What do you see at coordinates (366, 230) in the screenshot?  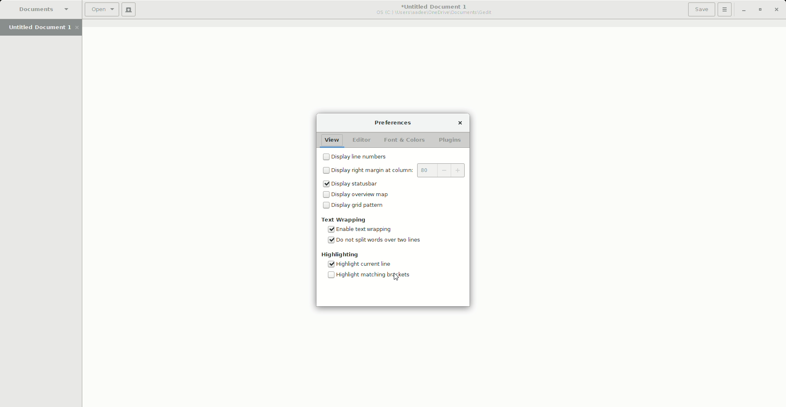 I see `Enable text wrapping` at bounding box center [366, 230].